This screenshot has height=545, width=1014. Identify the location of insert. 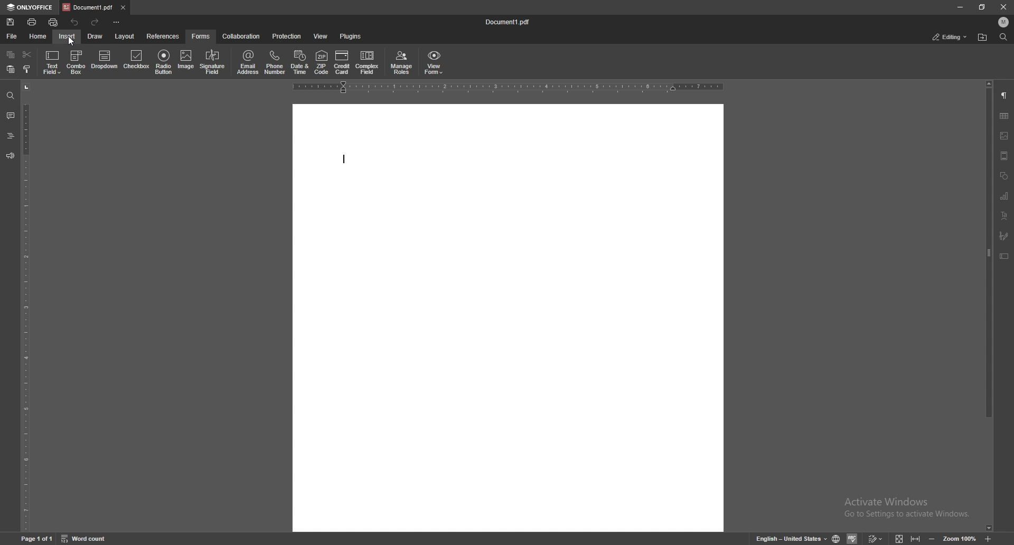
(67, 36).